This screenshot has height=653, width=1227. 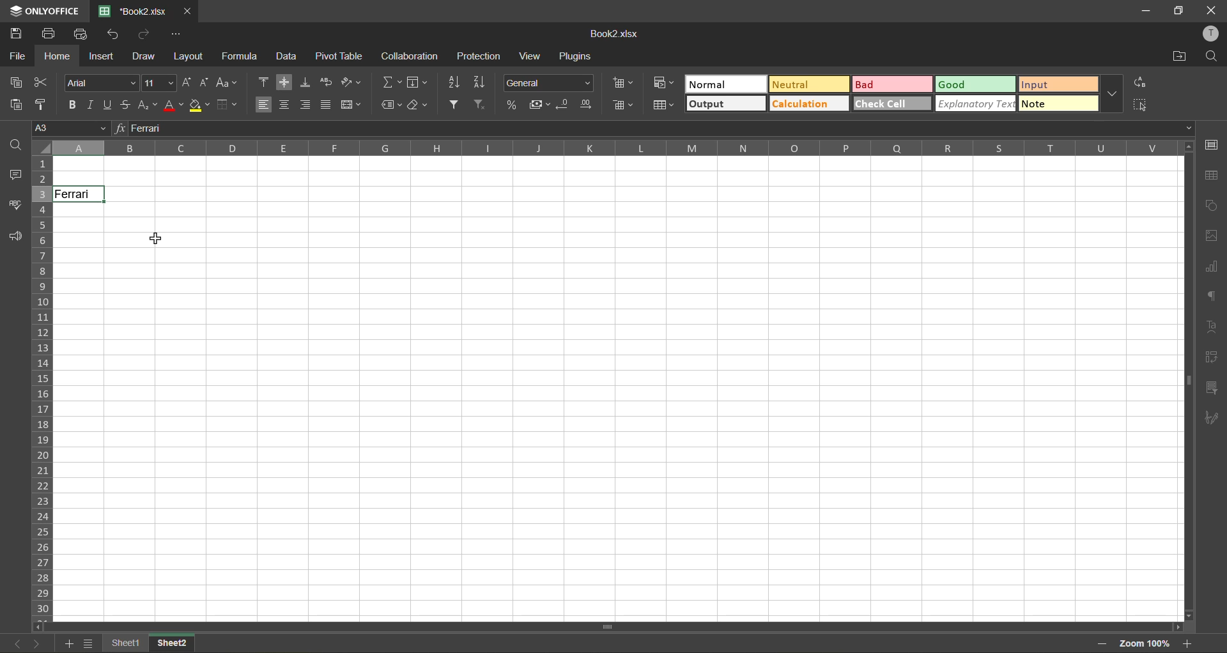 What do you see at coordinates (1212, 236) in the screenshot?
I see `images` at bounding box center [1212, 236].